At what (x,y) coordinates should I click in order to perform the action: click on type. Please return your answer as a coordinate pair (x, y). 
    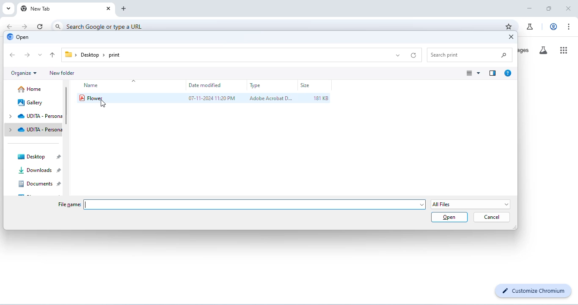
    Looking at the image, I should click on (255, 86).